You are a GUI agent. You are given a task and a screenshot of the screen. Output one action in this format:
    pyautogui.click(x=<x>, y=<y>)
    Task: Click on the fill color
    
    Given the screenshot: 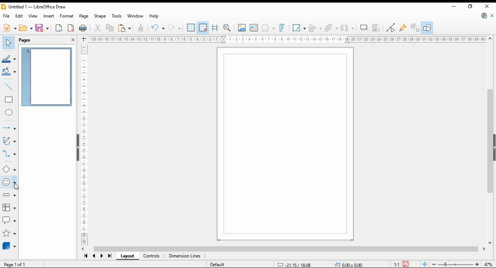 What is the action you would take?
    pyautogui.click(x=9, y=72)
    